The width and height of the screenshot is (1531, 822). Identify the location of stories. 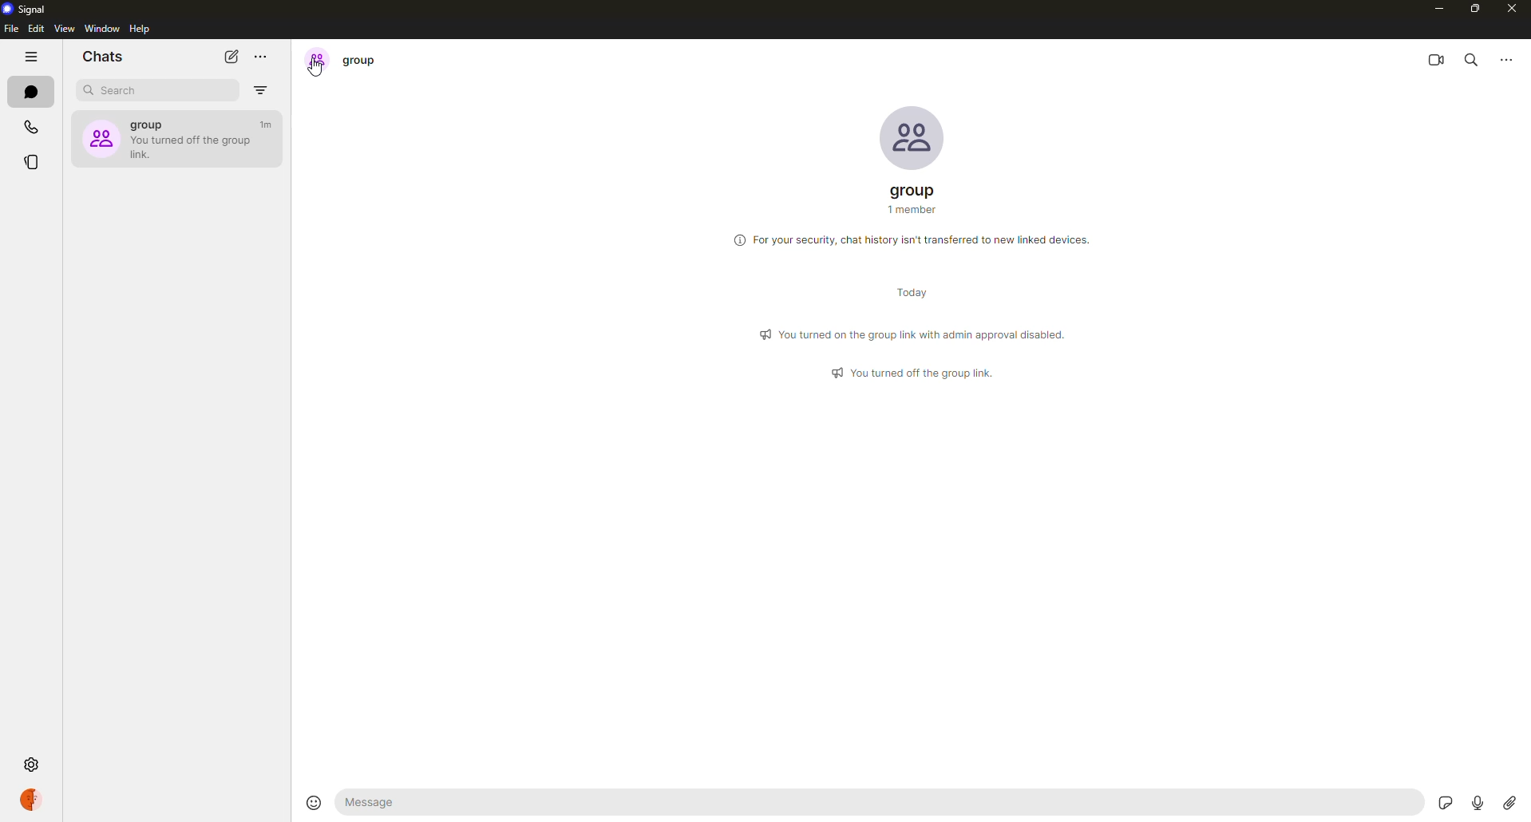
(34, 160).